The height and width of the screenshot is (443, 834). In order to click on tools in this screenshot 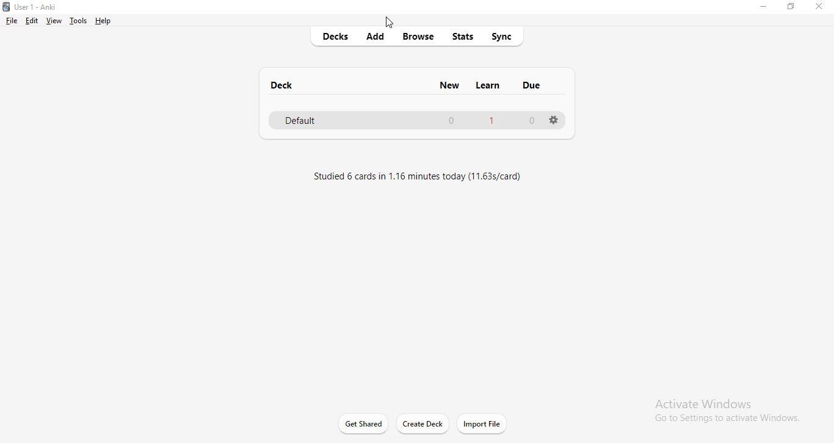, I will do `click(78, 22)`.